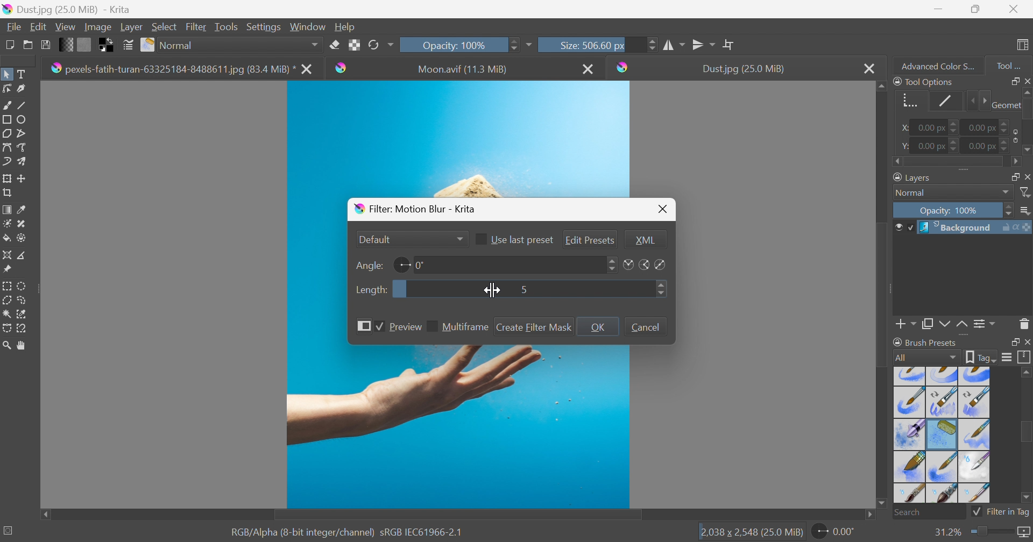 Image resolution: width=1033 pixels, height=542 pixels. Describe the element at coordinates (535, 327) in the screenshot. I see `Create Filter Mask` at that location.